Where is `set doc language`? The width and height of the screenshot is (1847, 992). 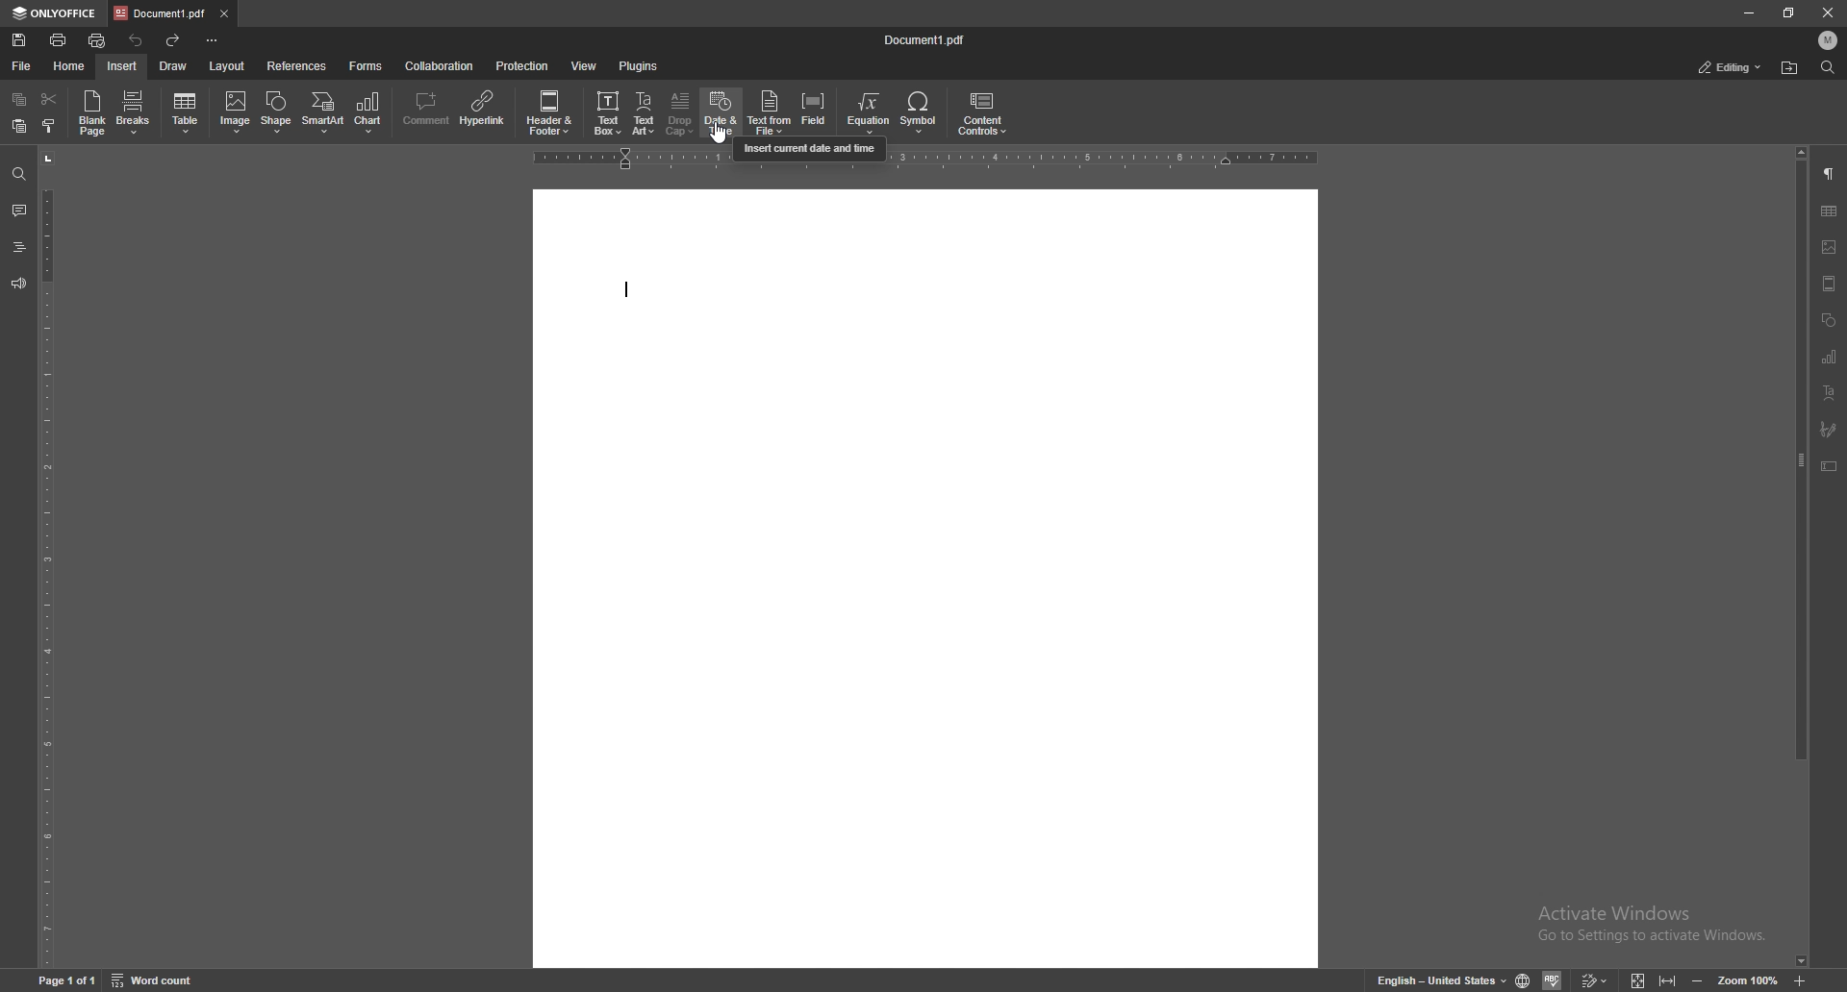 set doc language is located at coordinates (1524, 980).